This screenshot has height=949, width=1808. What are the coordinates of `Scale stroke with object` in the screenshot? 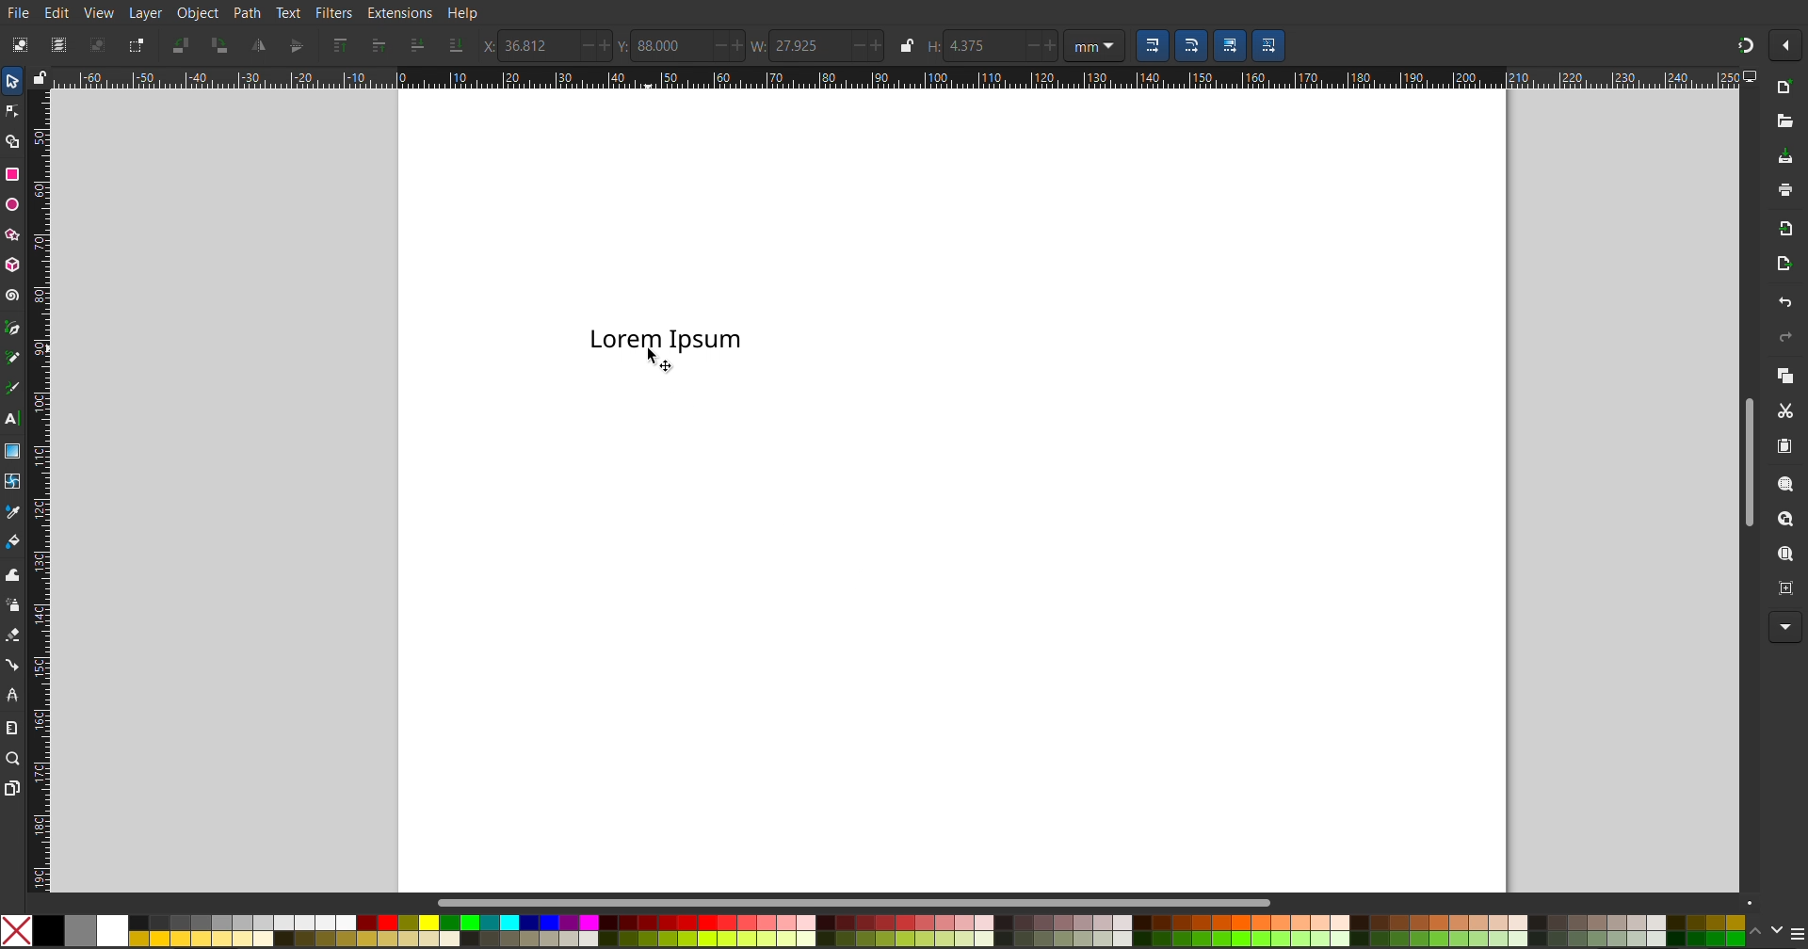 It's located at (1153, 46).